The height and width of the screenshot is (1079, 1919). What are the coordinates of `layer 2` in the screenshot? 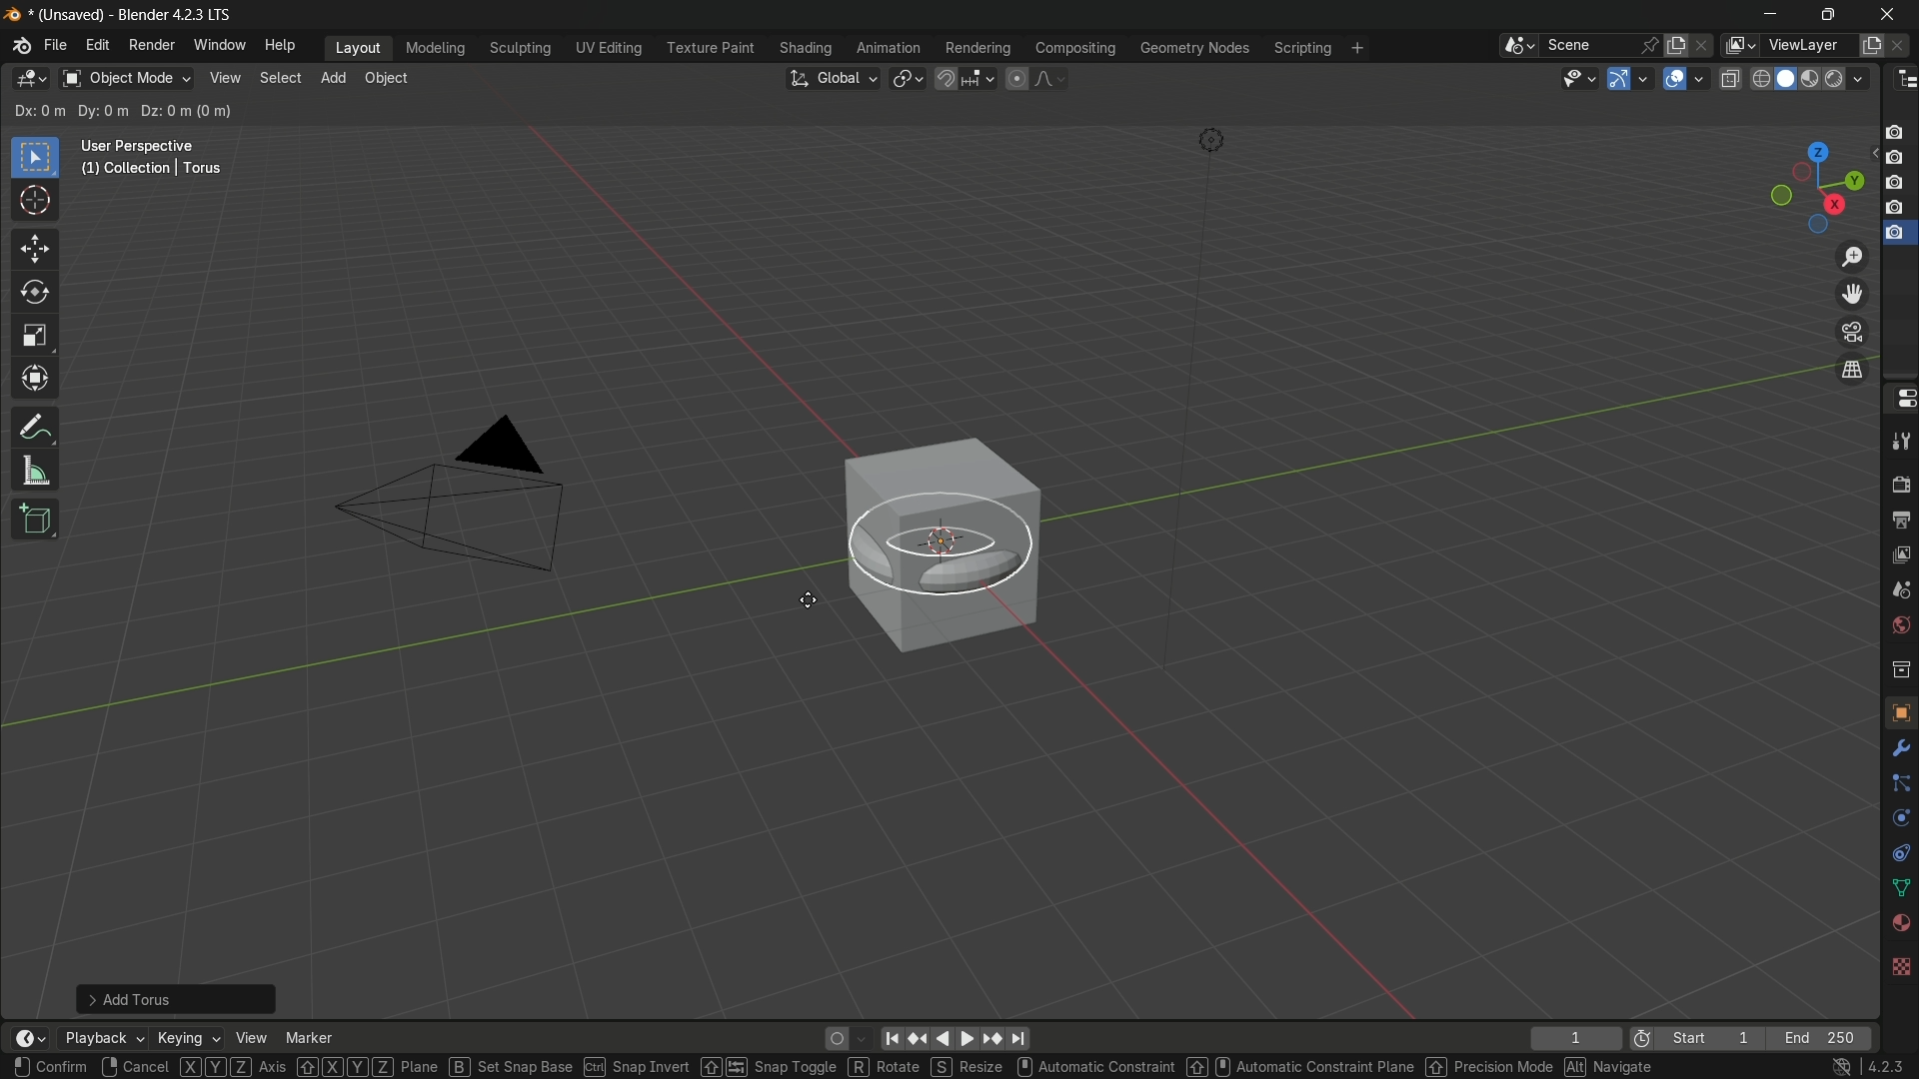 It's located at (1893, 157).